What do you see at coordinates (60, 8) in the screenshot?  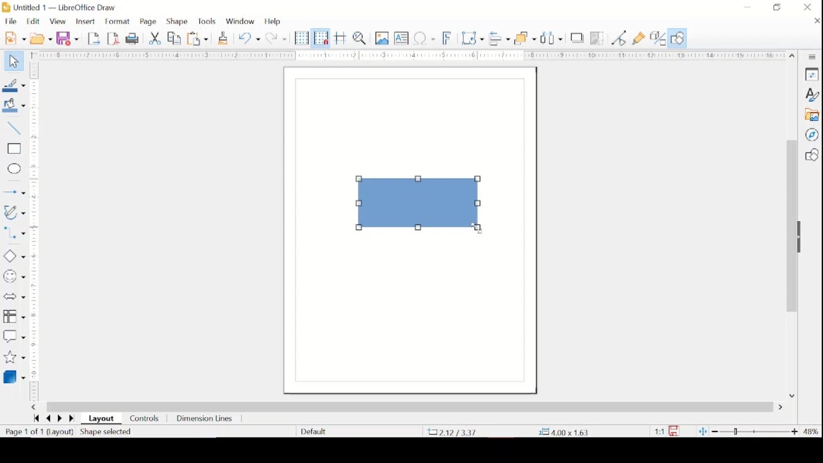 I see `untitled 1 - libreoffice draw` at bounding box center [60, 8].